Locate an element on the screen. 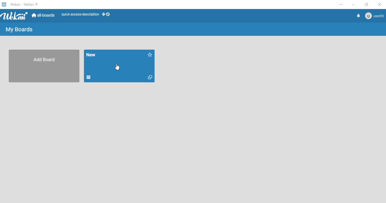 The height and width of the screenshot is (203, 386). show-desktop-drag-handles is located at coordinates (107, 15).